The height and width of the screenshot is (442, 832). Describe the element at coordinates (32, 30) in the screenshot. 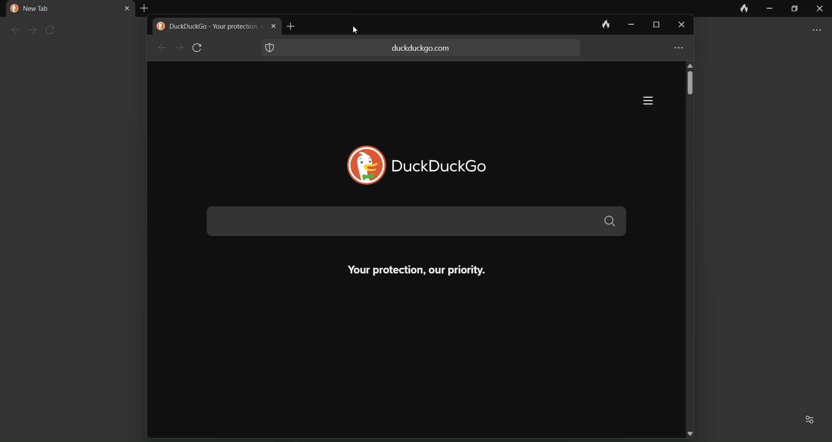

I see `next` at that location.